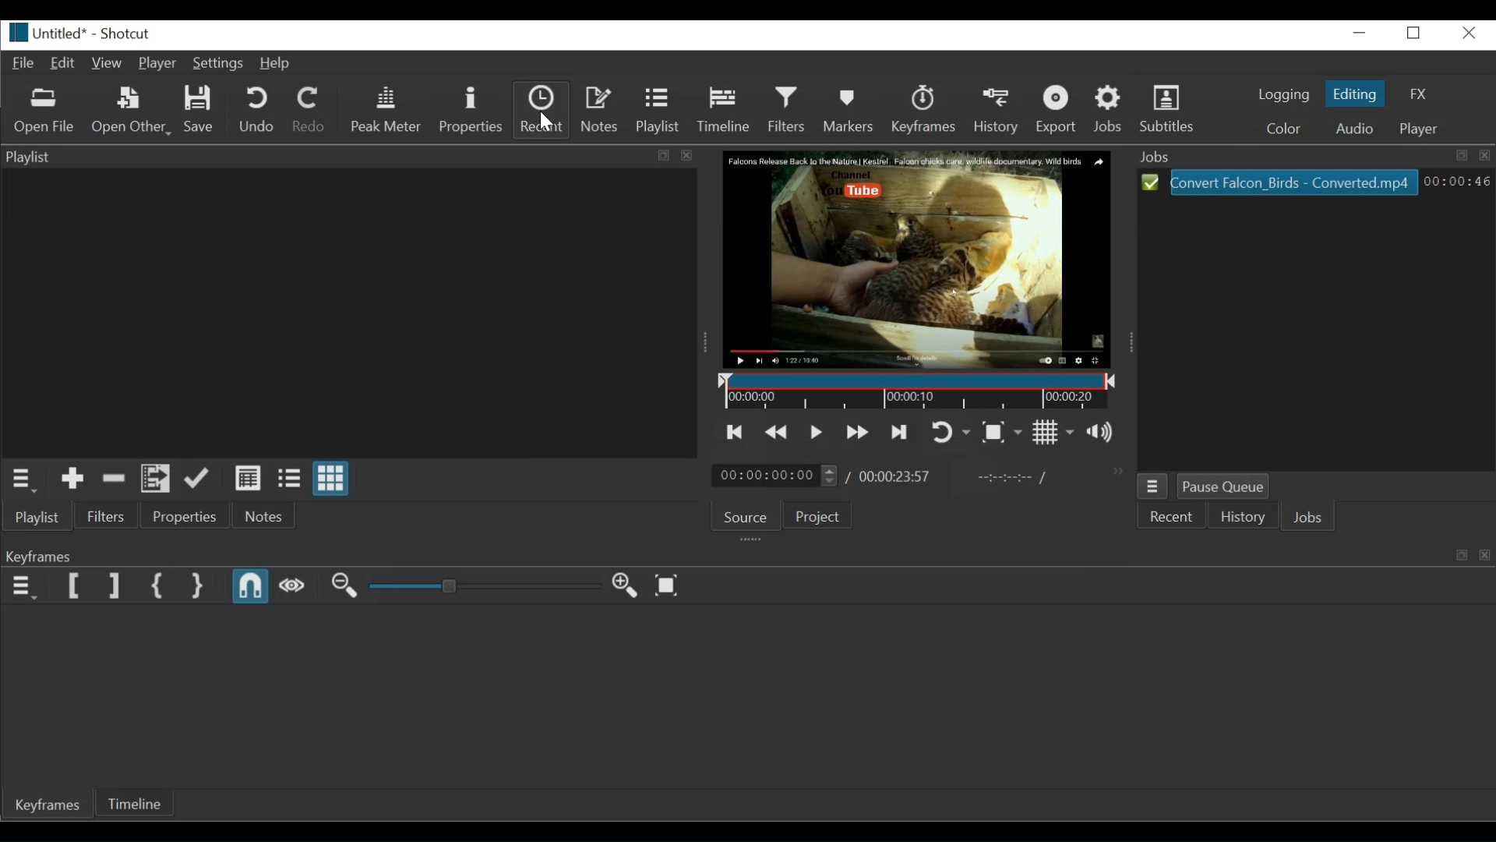 This screenshot has width=1496, height=842. Describe the element at coordinates (344, 586) in the screenshot. I see `Zoom Keyframe out` at that location.